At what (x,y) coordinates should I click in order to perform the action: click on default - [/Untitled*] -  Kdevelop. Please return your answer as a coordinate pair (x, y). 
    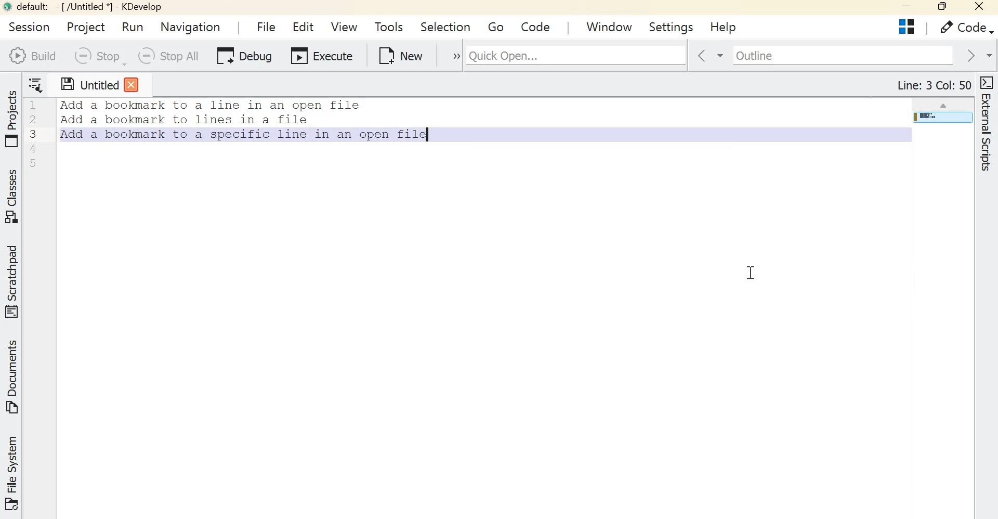
    Looking at the image, I should click on (82, 7).